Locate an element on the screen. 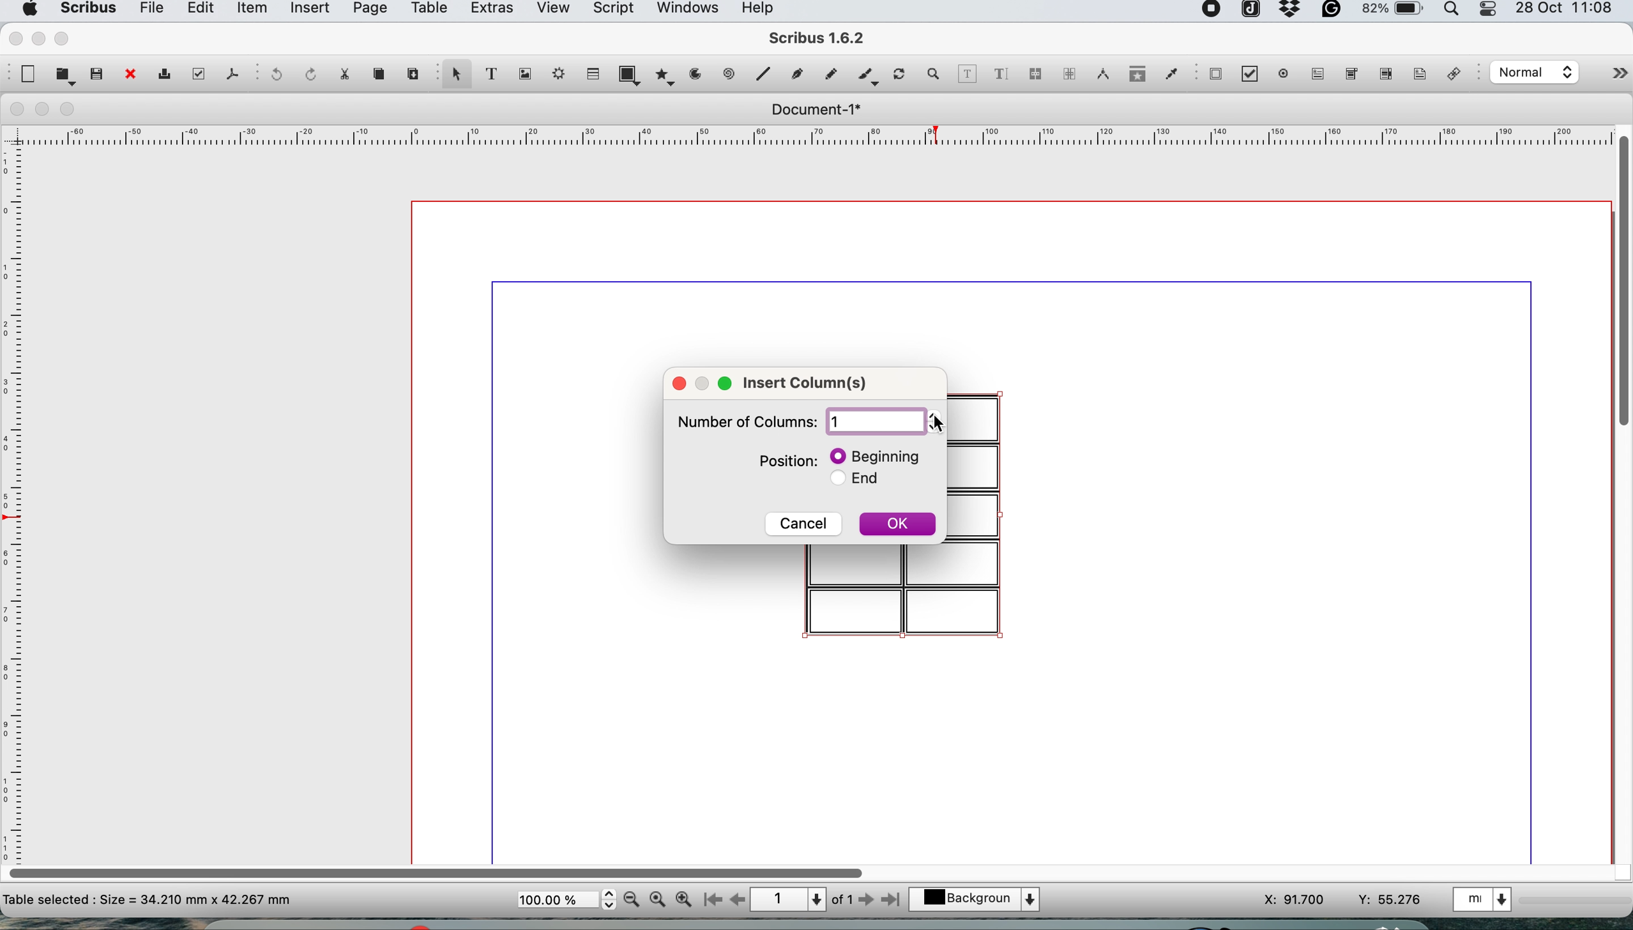 This screenshot has height=930, width=1633. print is located at coordinates (163, 76).